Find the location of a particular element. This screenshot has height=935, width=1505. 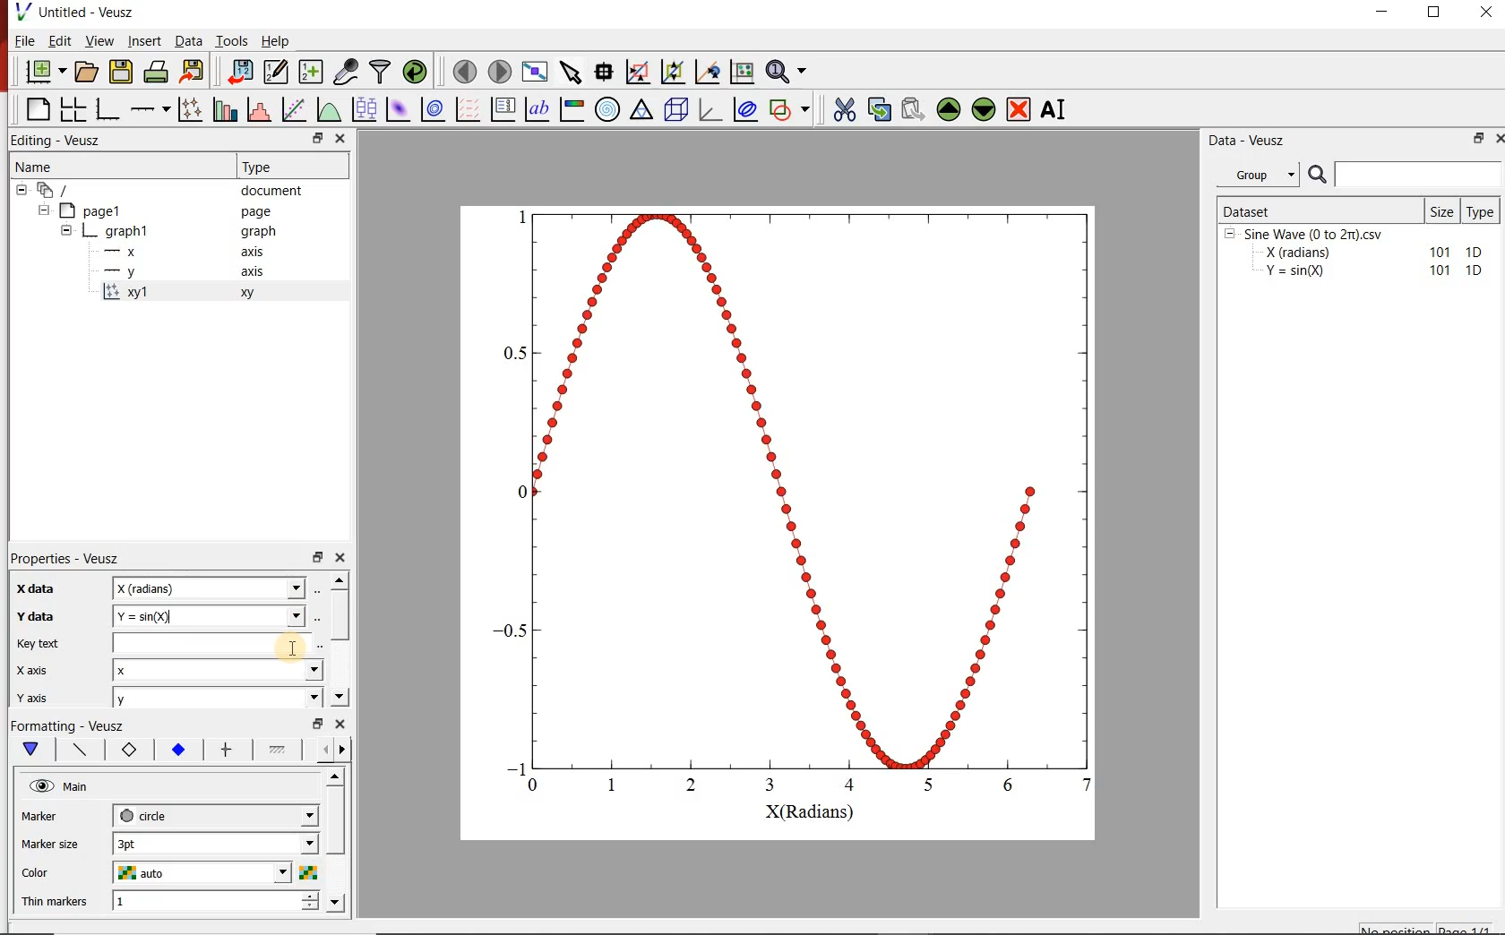

xy is located at coordinates (125, 750).